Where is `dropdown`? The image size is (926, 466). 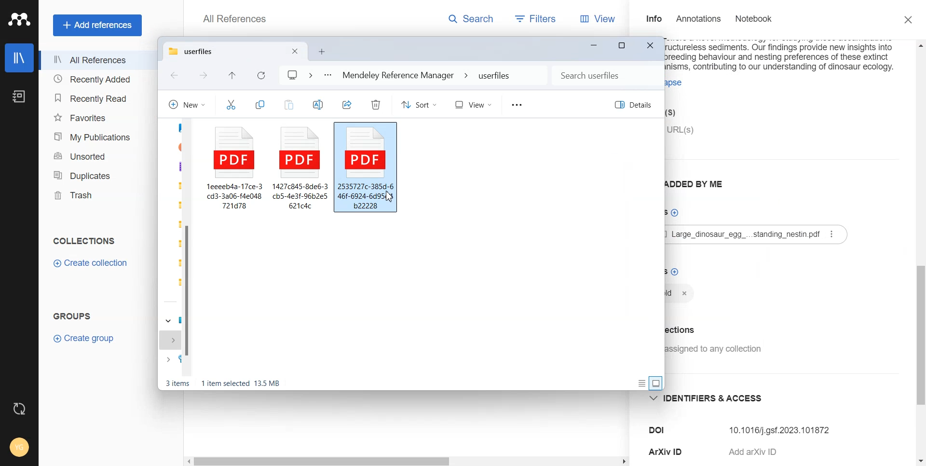 dropdown is located at coordinates (652, 397).